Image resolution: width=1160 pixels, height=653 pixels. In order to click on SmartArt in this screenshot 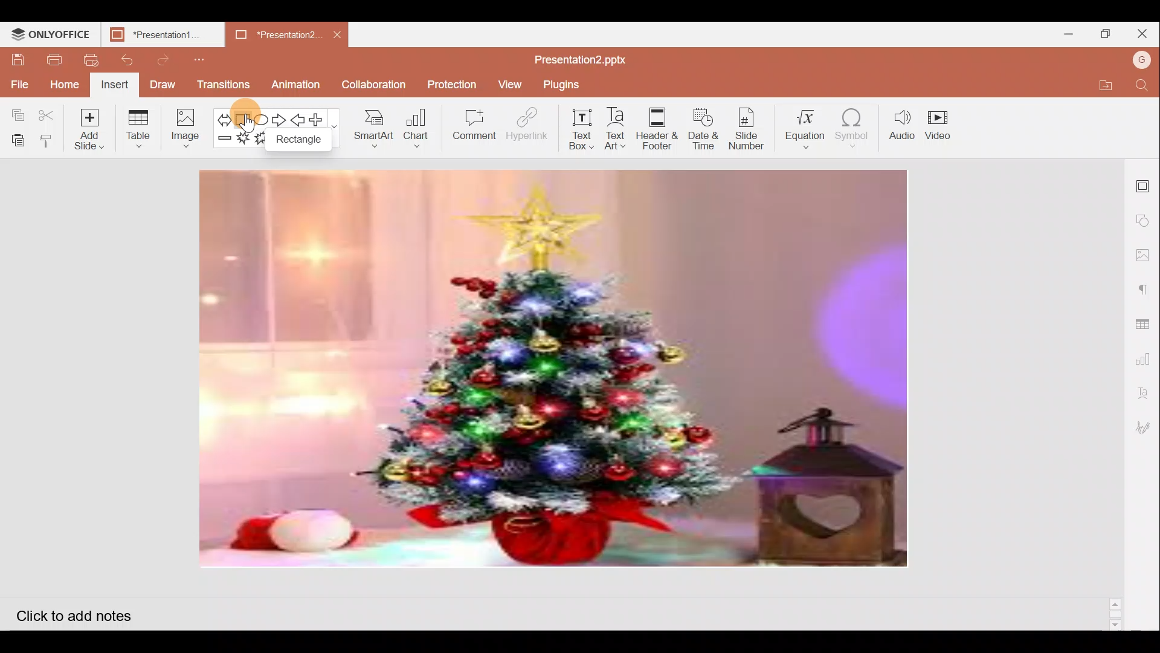, I will do `click(373, 131)`.